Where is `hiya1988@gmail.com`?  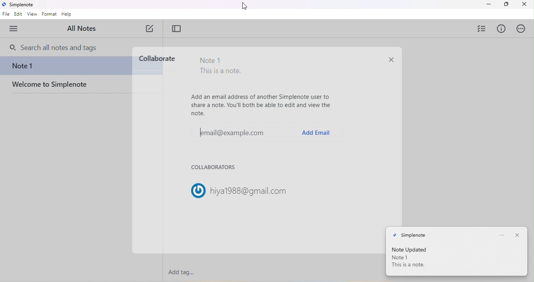 hiya1988@gmail.com is located at coordinates (250, 191).